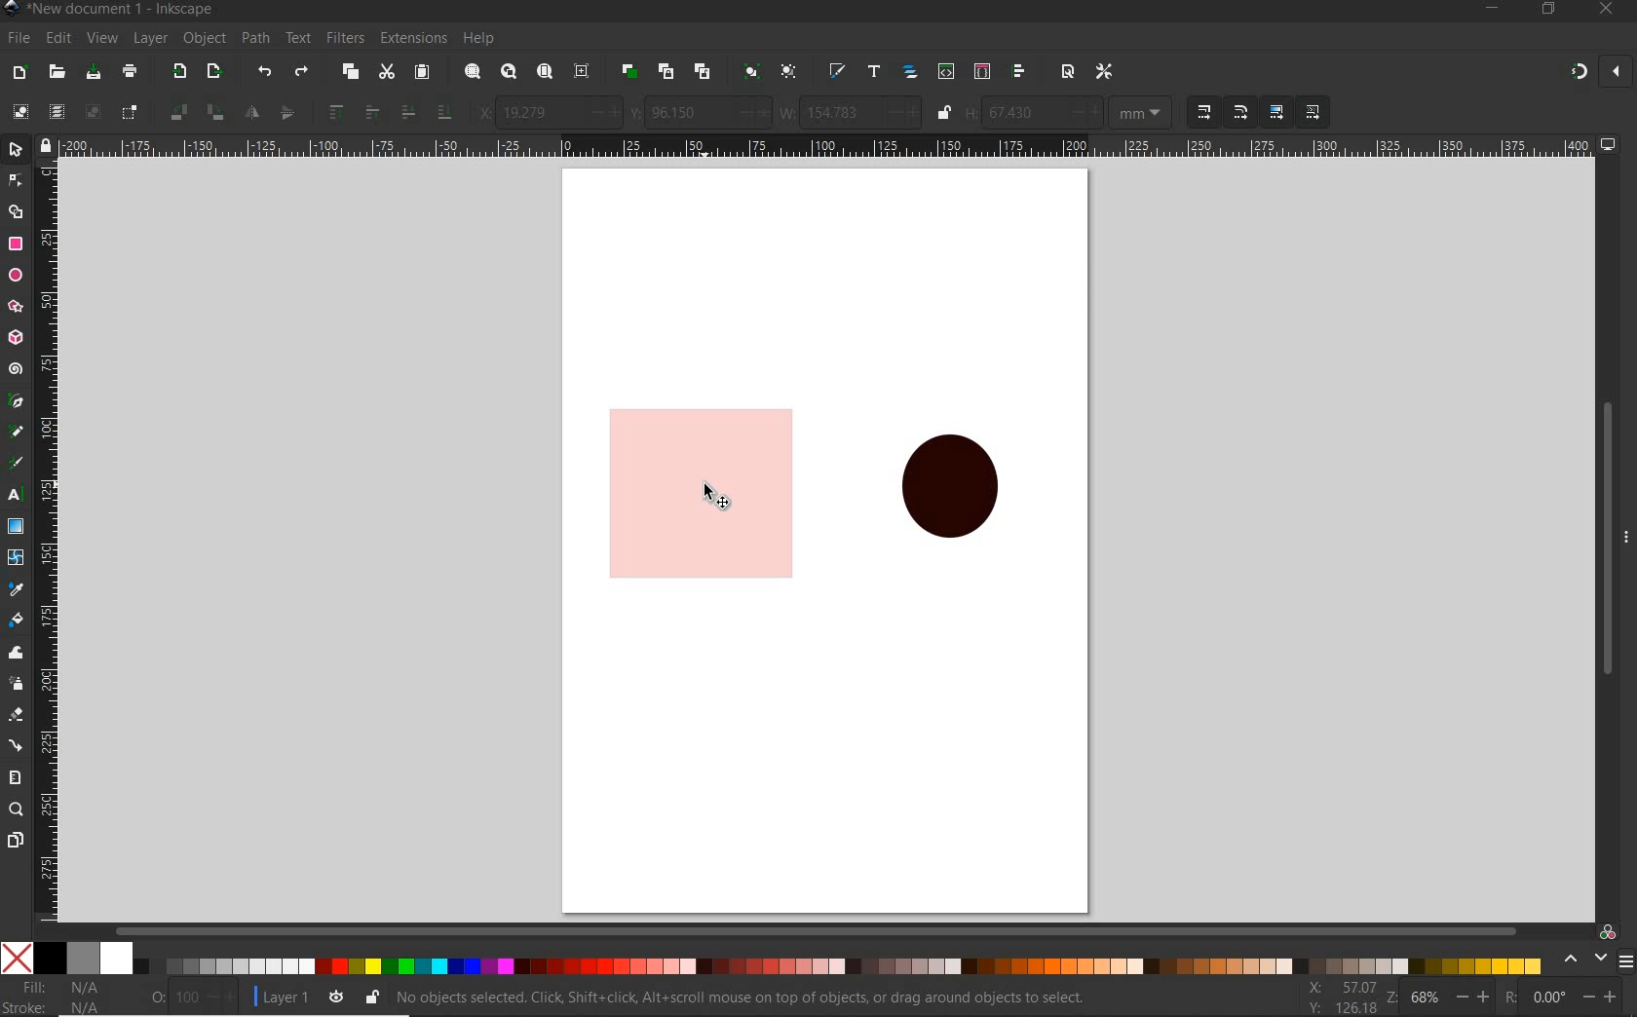  Describe the element at coordinates (479, 39) in the screenshot. I see `help` at that location.